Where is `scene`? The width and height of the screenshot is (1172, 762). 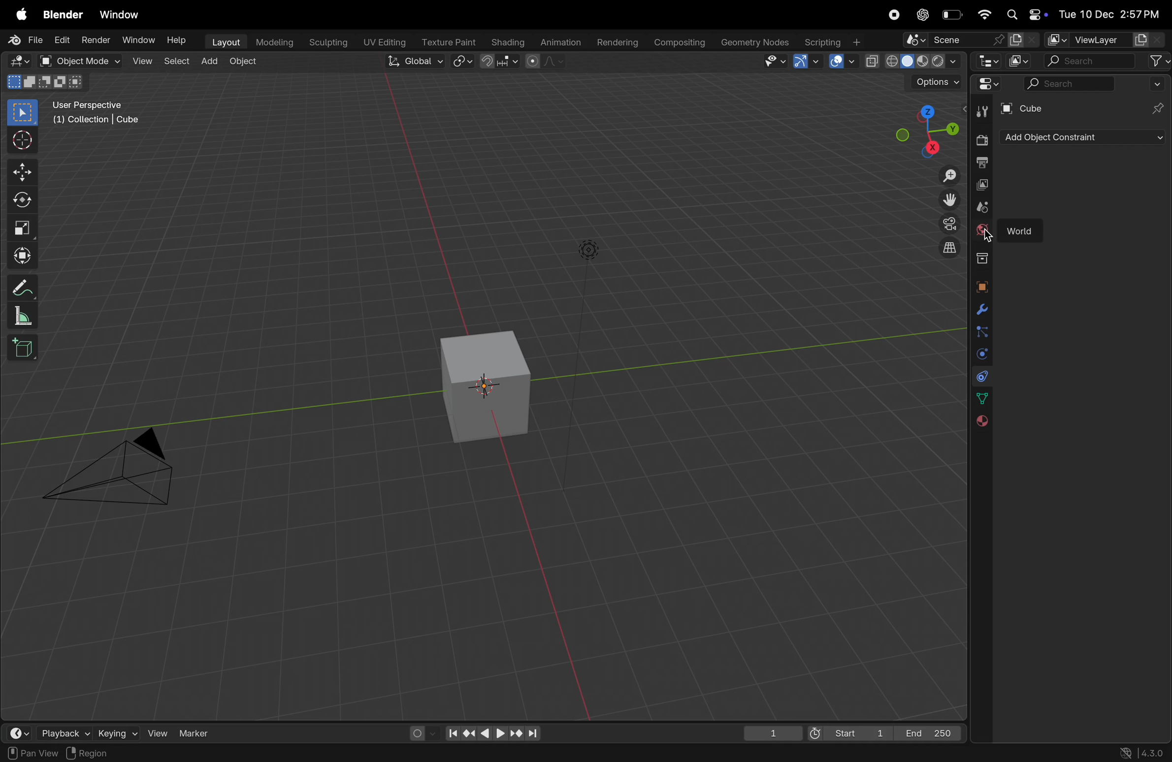 scene is located at coordinates (981, 208).